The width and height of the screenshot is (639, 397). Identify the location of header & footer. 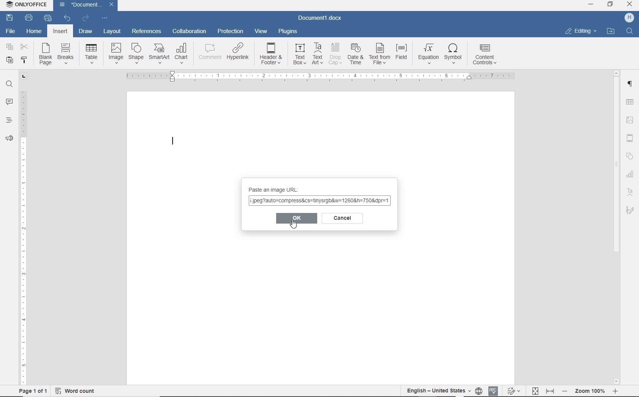
(630, 137).